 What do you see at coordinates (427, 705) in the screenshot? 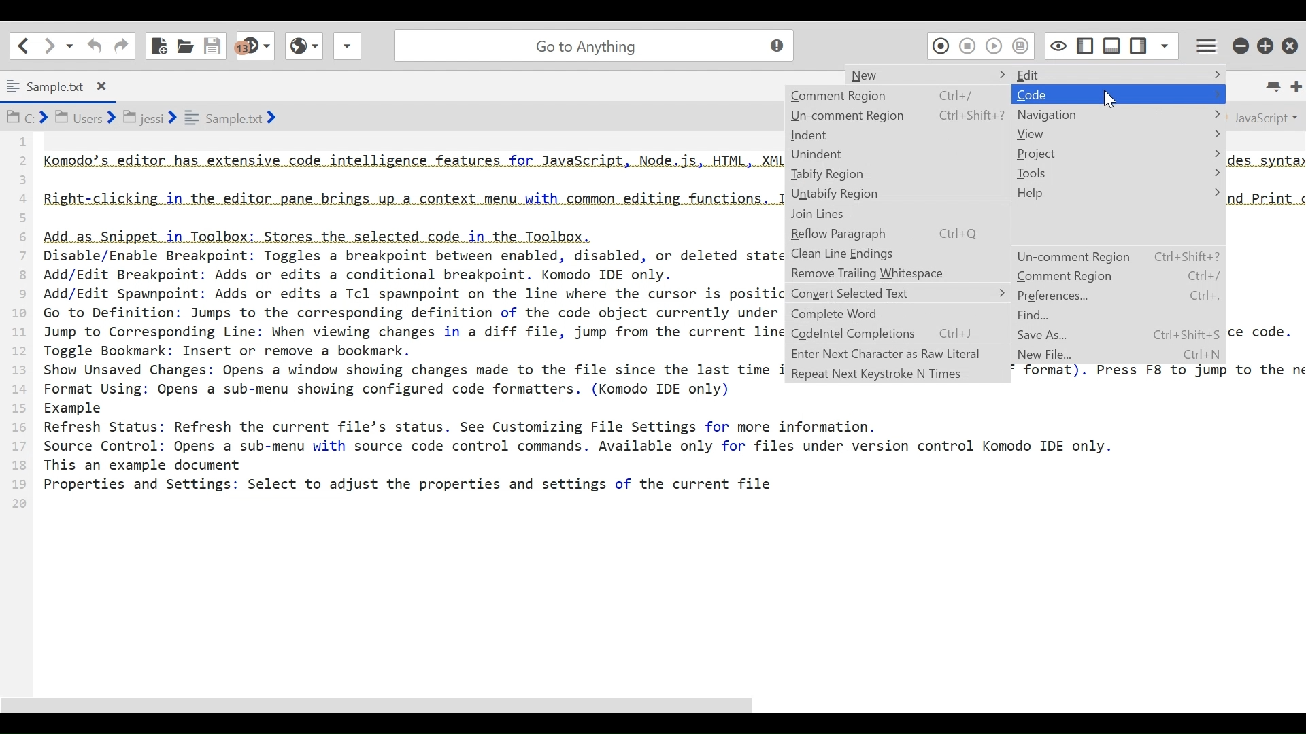
I see `scroll bar` at bounding box center [427, 705].